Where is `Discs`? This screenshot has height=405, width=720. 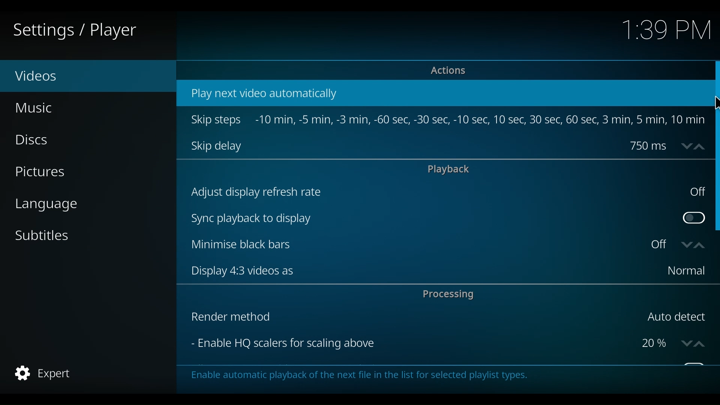
Discs is located at coordinates (36, 141).